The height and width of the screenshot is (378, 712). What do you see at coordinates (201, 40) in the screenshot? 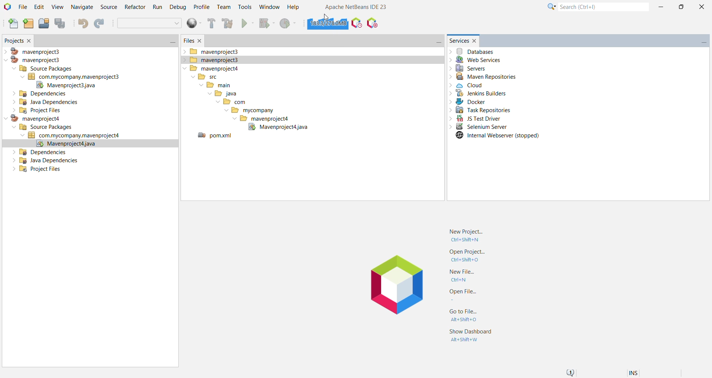
I see `Close Window` at bounding box center [201, 40].